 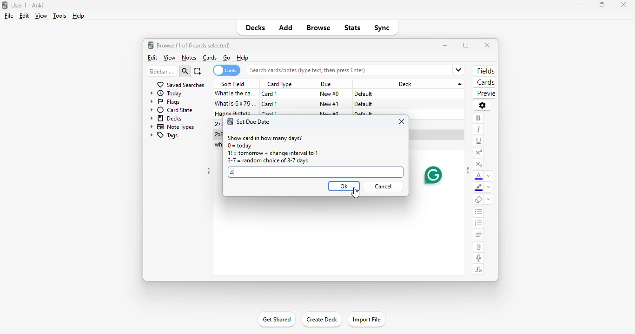 What do you see at coordinates (254, 121) in the screenshot?
I see `set due date` at bounding box center [254, 121].